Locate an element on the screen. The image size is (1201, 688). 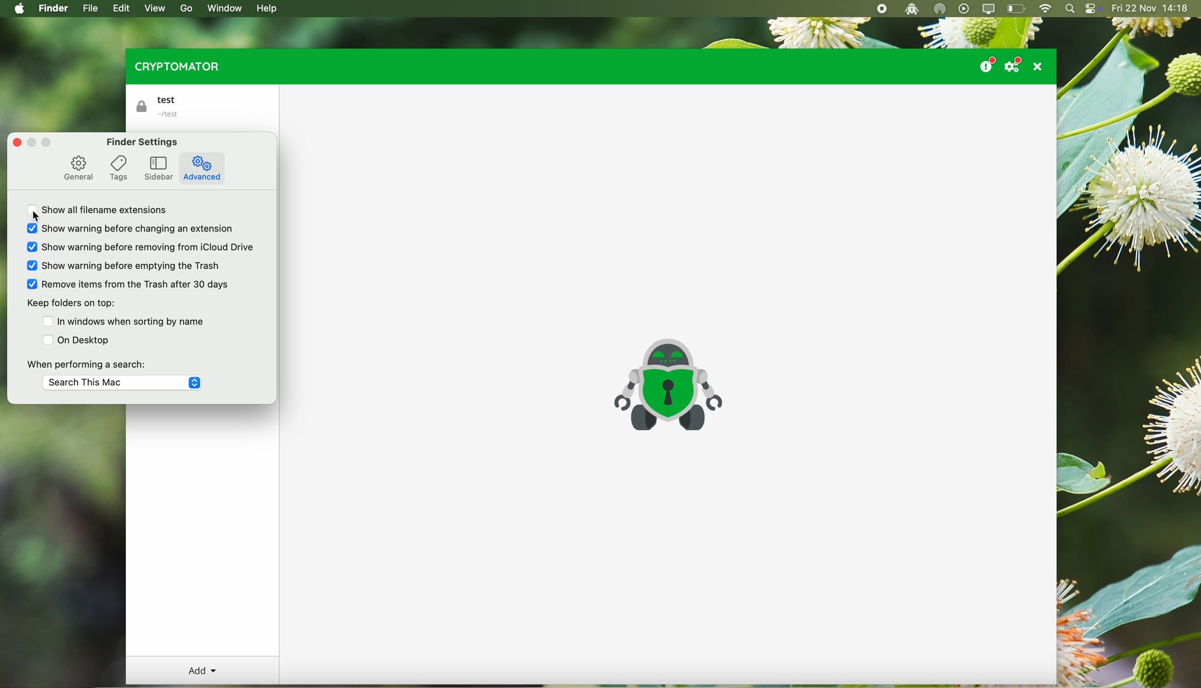
Apple icon is located at coordinates (17, 9).